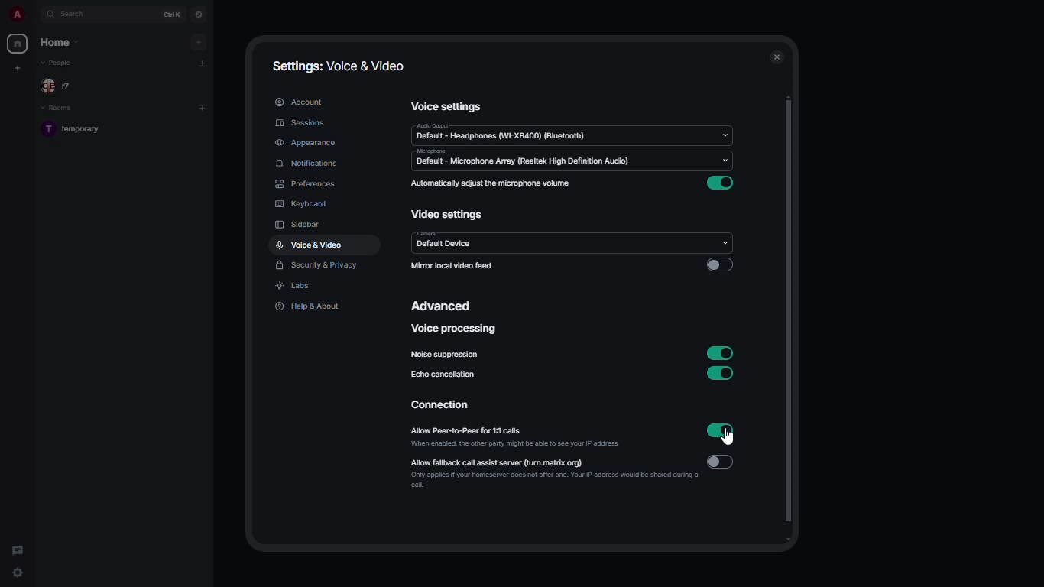 Image resolution: width=1044 pixels, height=587 pixels. Describe the element at coordinates (444, 305) in the screenshot. I see `advanced` at that location.